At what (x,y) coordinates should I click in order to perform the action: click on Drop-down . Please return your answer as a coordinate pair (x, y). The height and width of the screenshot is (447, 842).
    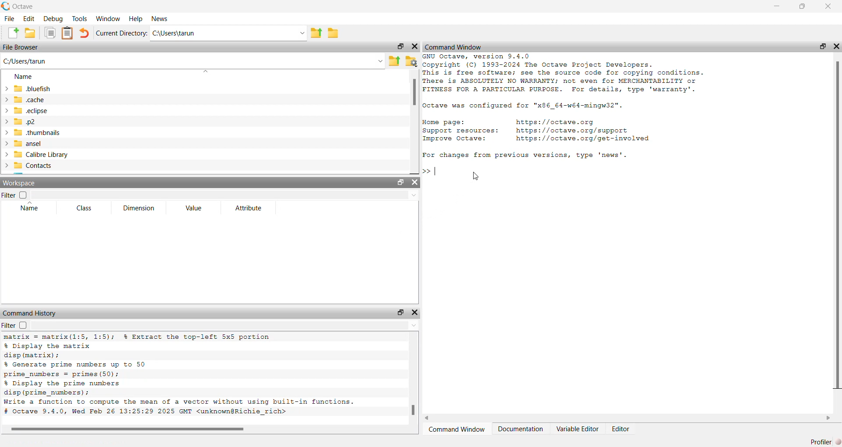
    Looking at the image, I should click on (380, 62).